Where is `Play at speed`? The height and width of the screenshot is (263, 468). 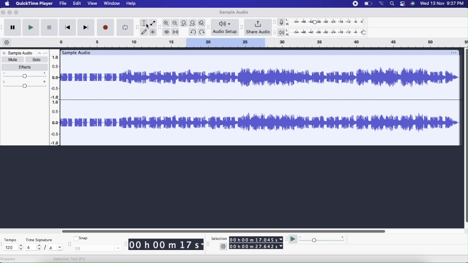
Play at speed is located at coordinates (294, 240).